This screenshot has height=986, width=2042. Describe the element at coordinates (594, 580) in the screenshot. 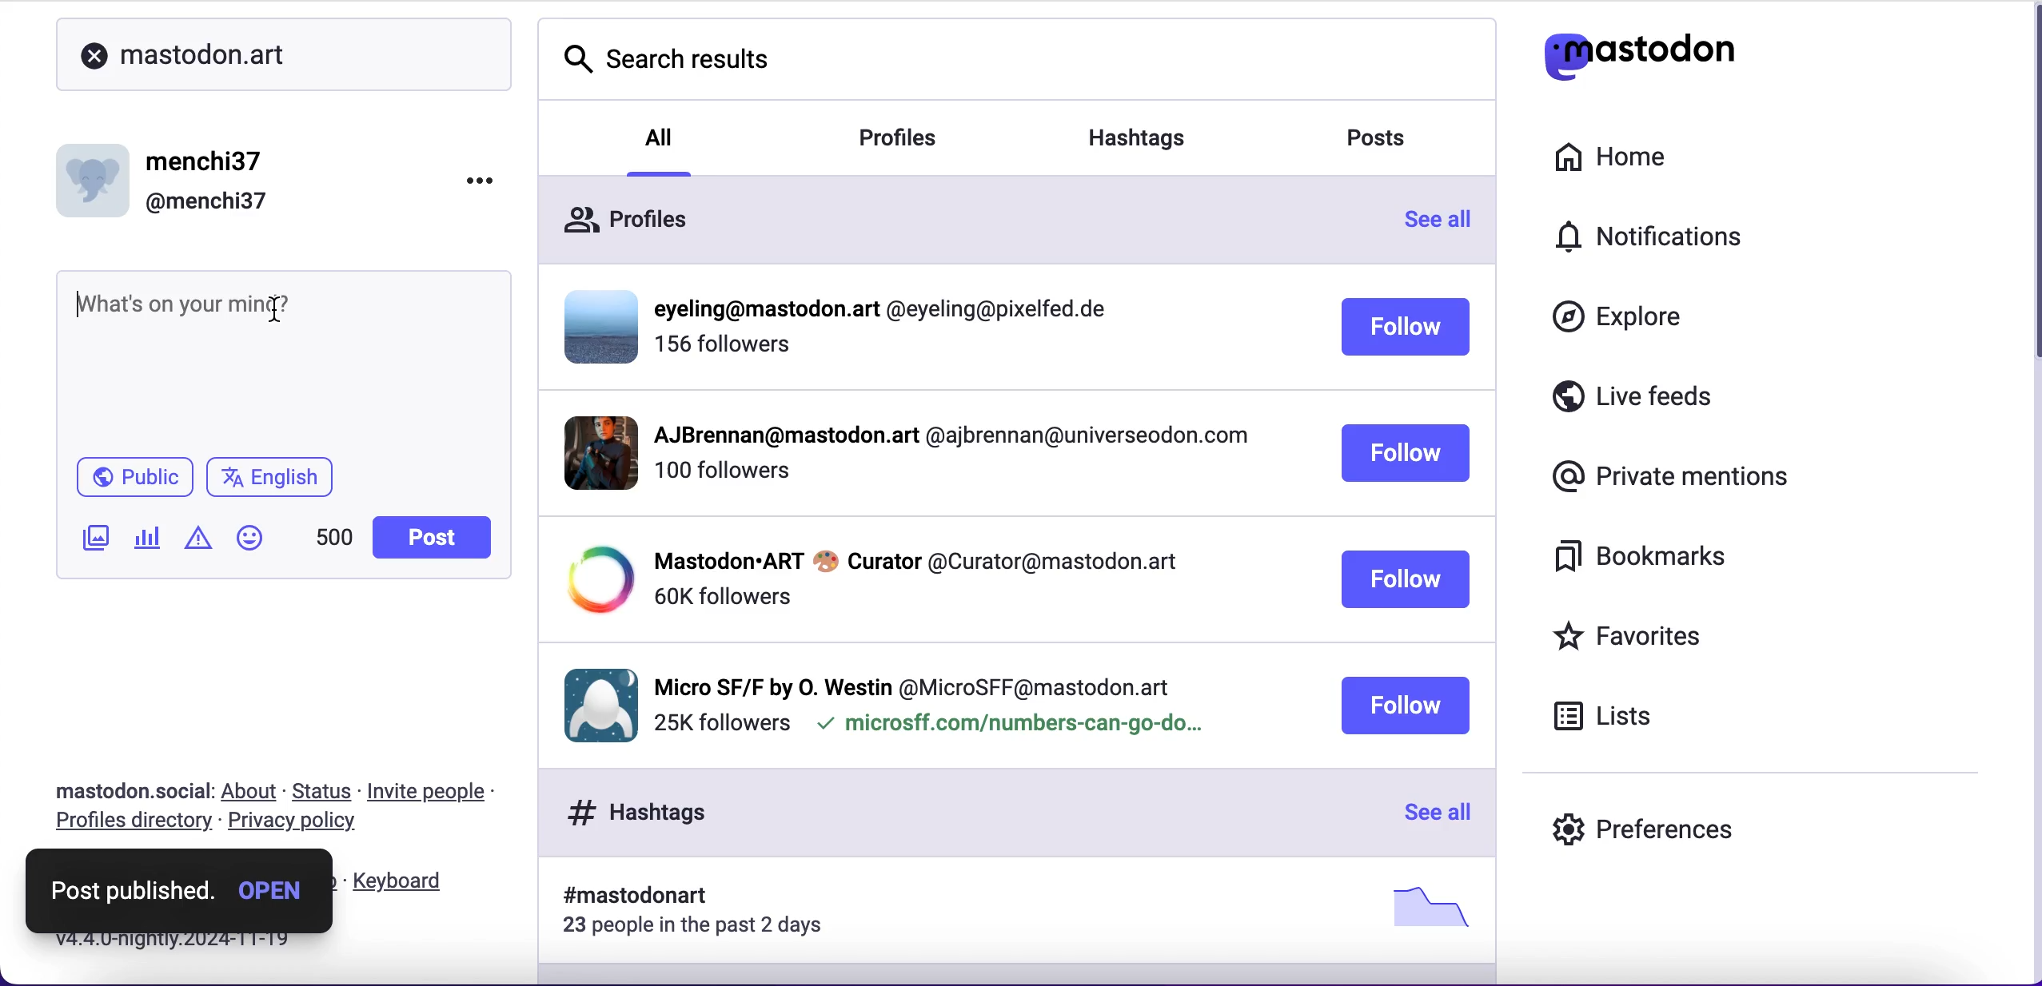

I see `display picture` at that location.